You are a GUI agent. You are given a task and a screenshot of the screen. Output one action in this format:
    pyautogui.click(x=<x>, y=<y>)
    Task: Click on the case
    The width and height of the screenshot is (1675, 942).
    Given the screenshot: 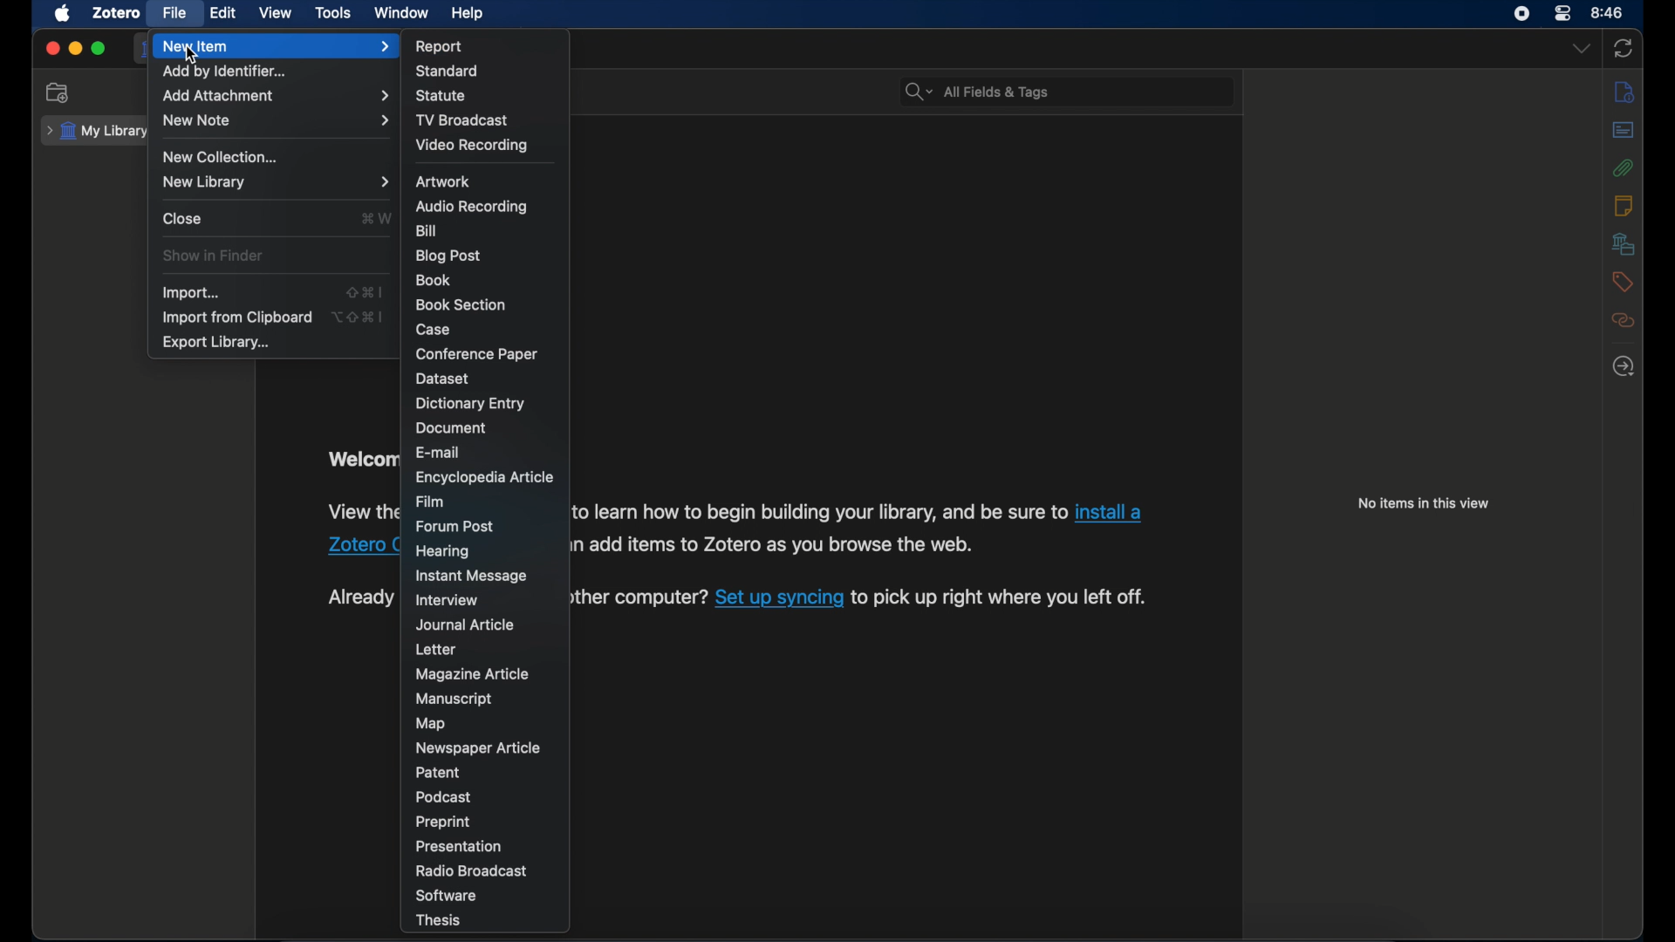 What is the action you would take?
    pyautogui.click(x=433, y=329)
    